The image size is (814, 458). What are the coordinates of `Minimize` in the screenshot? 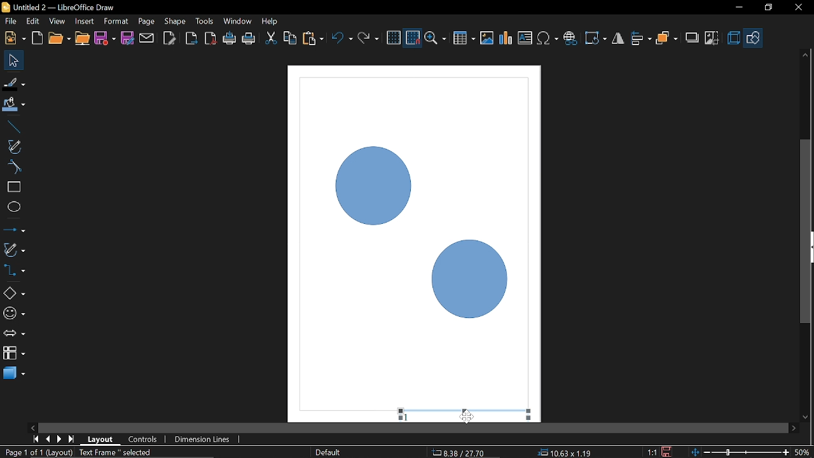 It's located at (737, 8).